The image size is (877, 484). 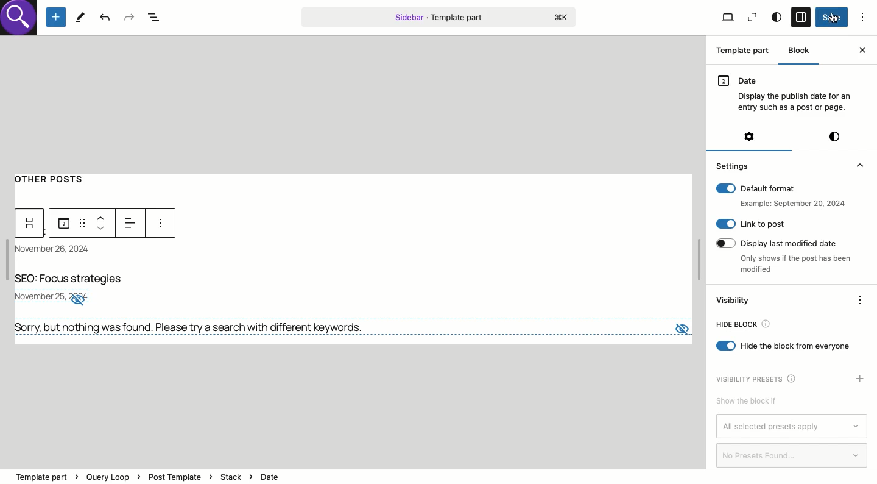 What do you see at coordinates (862, 50) in the screenshot?
I see `Close` at bounding box center [862, 50].